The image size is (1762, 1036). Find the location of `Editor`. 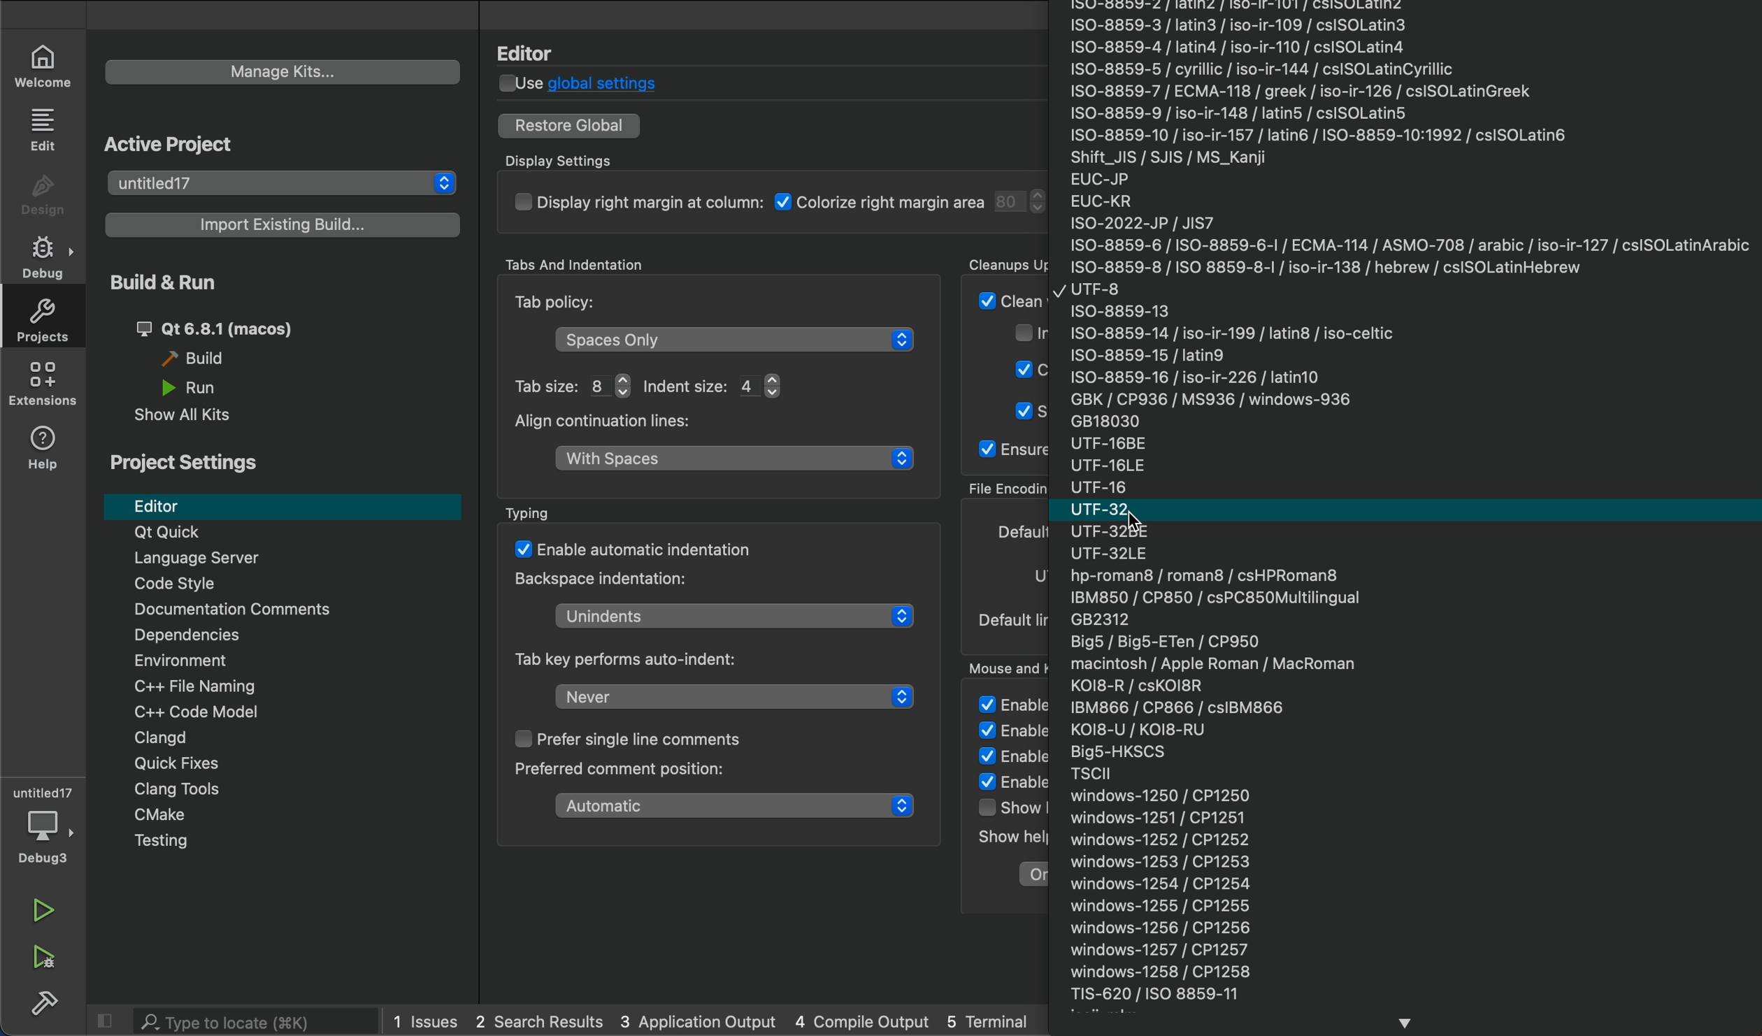

Editor is located at coordinates (535, 48).